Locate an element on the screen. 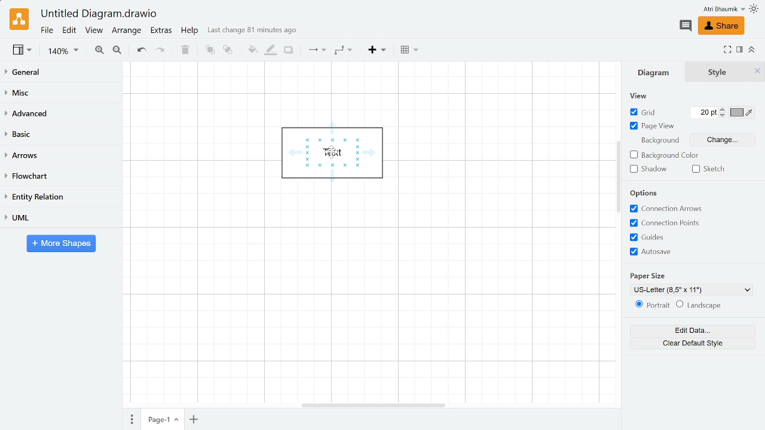  Fill line is located at coordinates (271, 49).